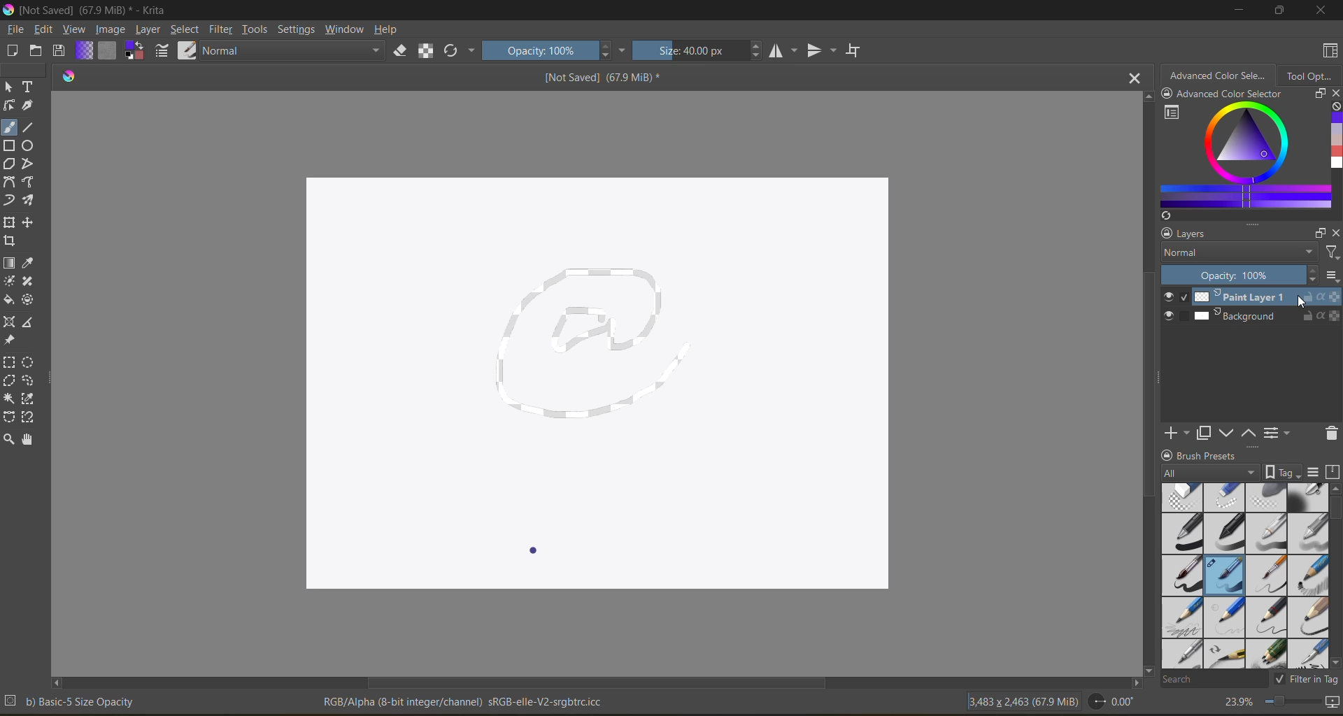 Image resolution: width=1343 pixels, height=716 pixels. What do you see at coordinates (1184, 315) in the screenshot?
I see `selection slot` at bounding box center [1184, 315].